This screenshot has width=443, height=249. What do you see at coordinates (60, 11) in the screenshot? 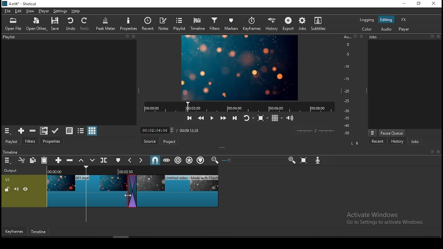
I see `settings` at bounding box center [60, 11].